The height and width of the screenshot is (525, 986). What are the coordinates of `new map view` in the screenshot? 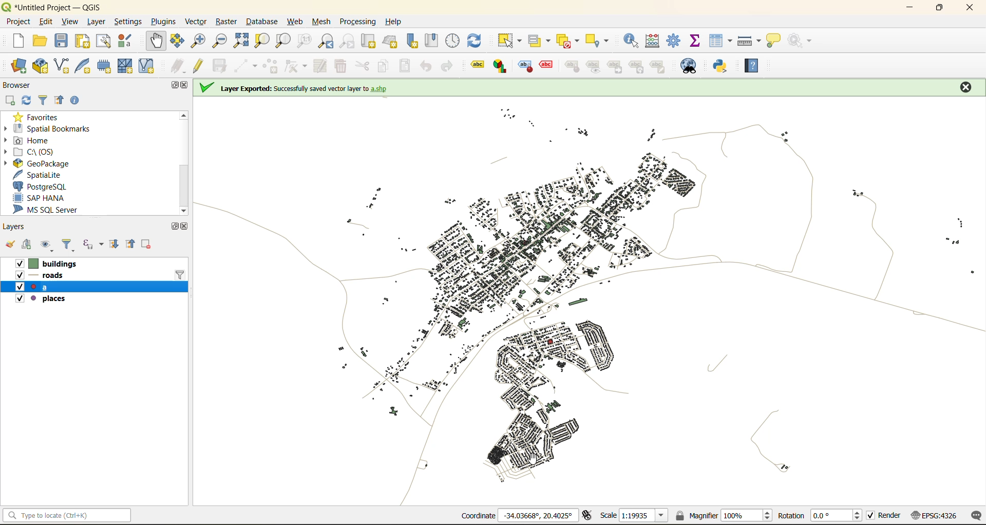 It's located at (369, 41).